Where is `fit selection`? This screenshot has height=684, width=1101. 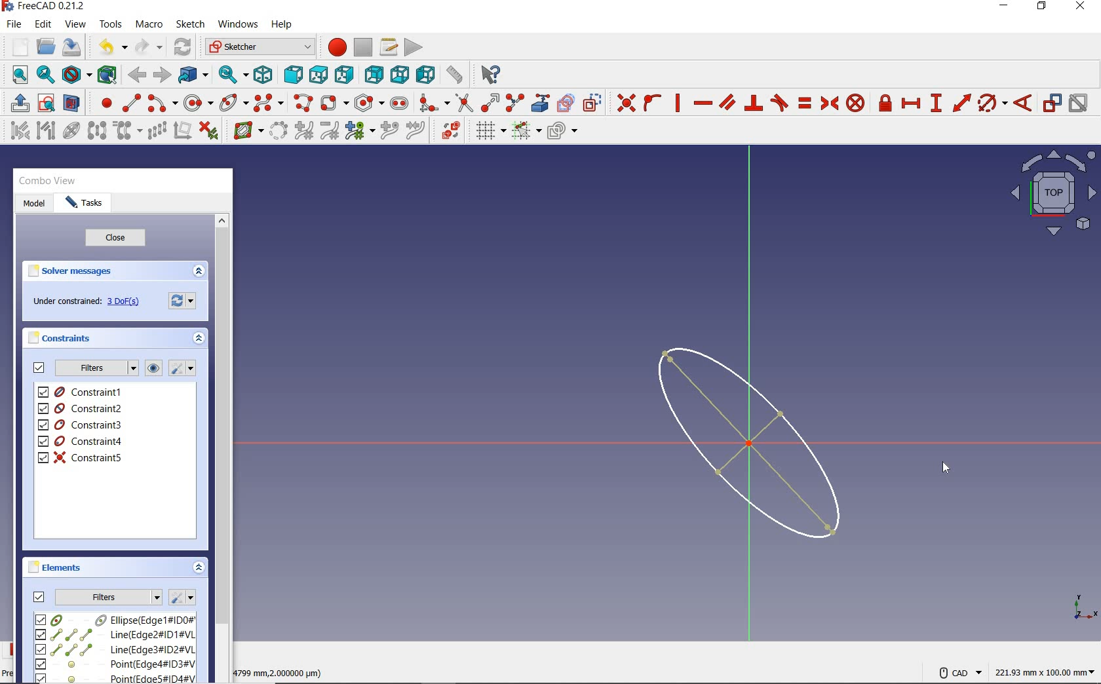
fit selection is located at coordinates (45, 75).